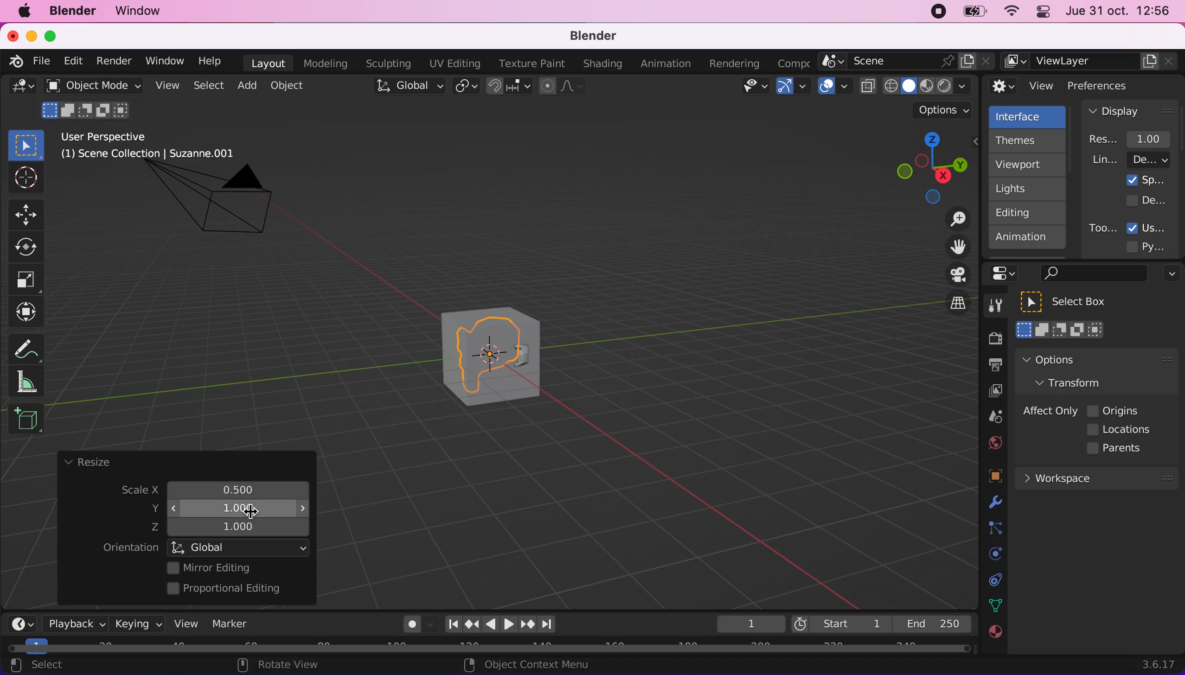 The height and width of the screenshot is (675, 1185). I want to click on object, so click(289, 85).